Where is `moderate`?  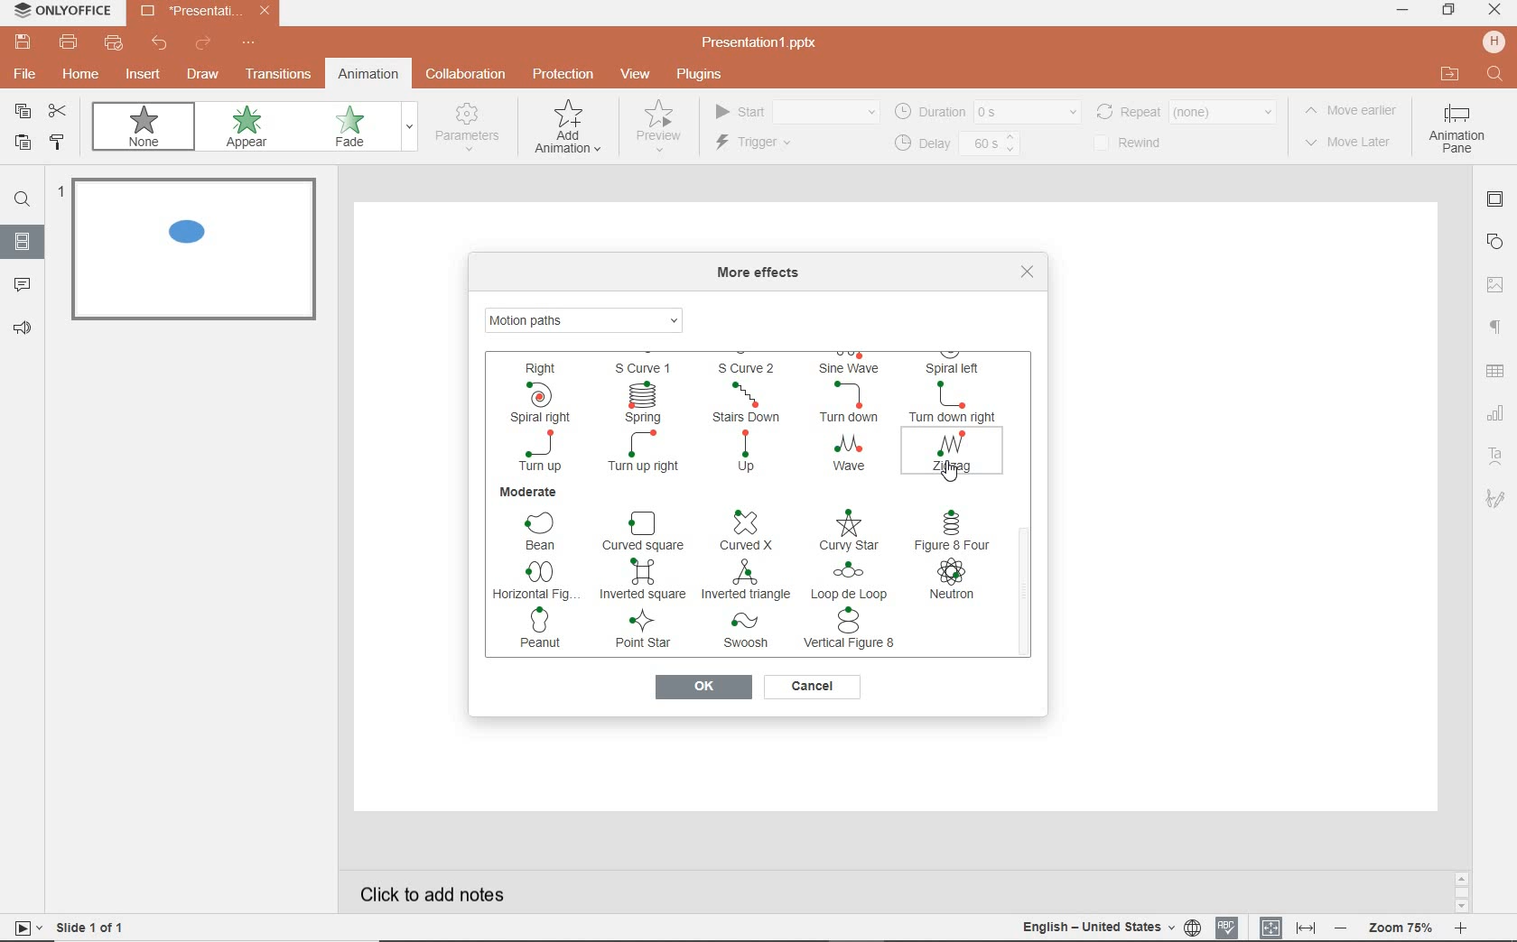 moderate is located at coordinates (529, 493).